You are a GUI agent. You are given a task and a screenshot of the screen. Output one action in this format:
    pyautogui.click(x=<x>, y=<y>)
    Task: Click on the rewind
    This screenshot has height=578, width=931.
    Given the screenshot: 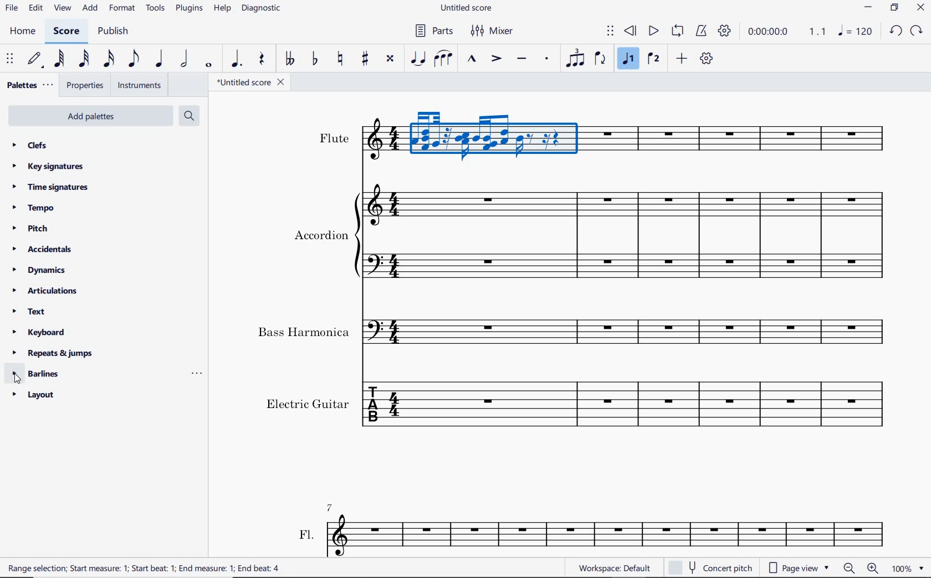 What is the action you would take?
    pyautogui.click(x=631, y=32)
    